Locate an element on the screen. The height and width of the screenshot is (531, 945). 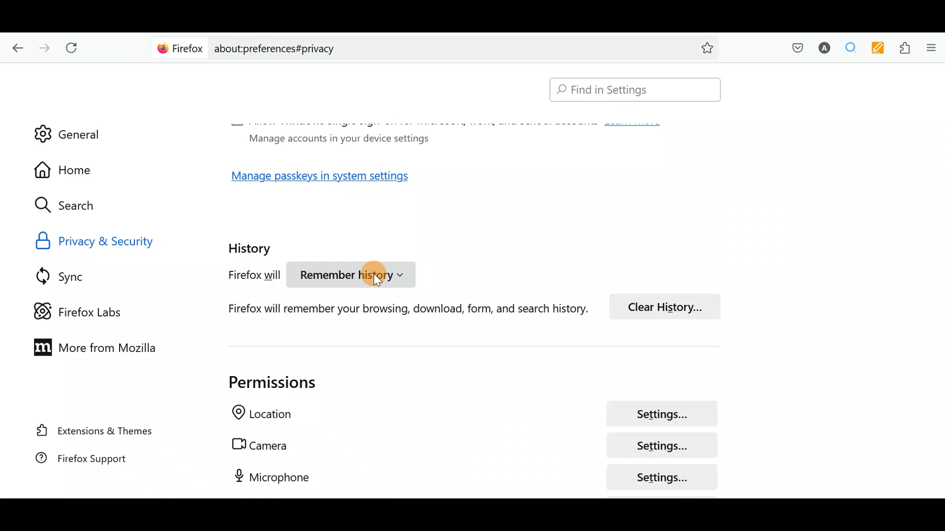
Firefox labs is located at coordinates (86, 310).